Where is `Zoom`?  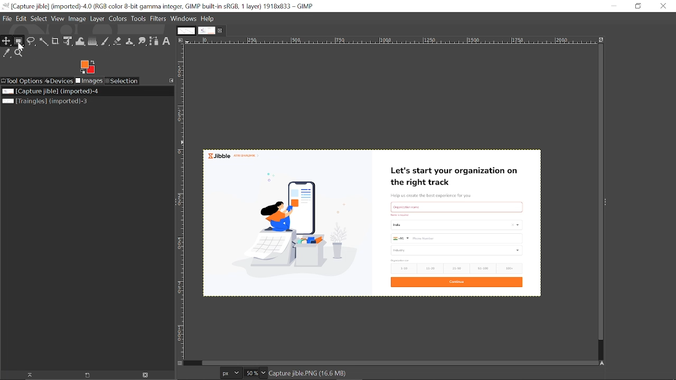 Zoom is located at coordinates (18, 54).